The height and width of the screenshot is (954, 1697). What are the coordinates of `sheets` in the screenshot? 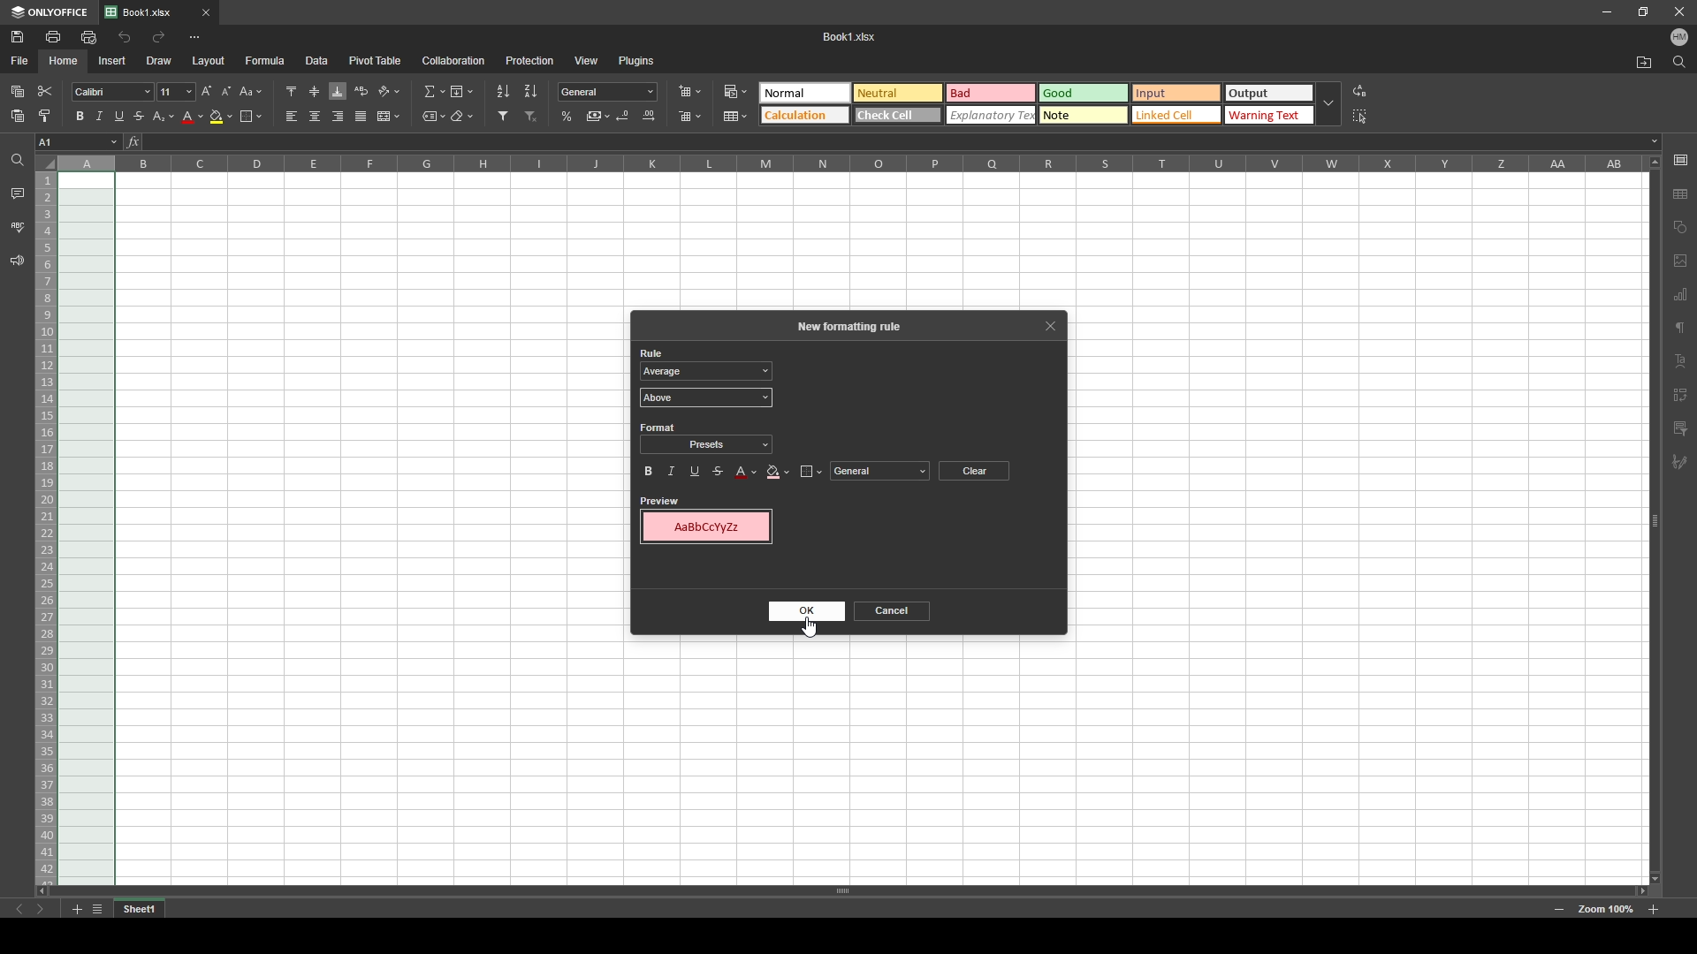 It's located at (1680, 293).